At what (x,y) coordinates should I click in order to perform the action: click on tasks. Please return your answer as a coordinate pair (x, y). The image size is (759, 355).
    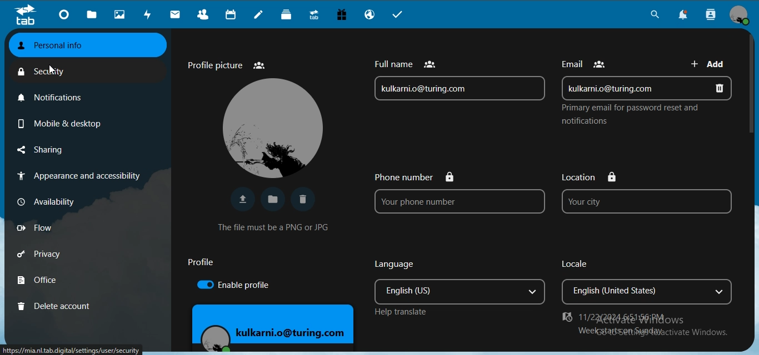
    Looking at the image, I should click on (402, 16).